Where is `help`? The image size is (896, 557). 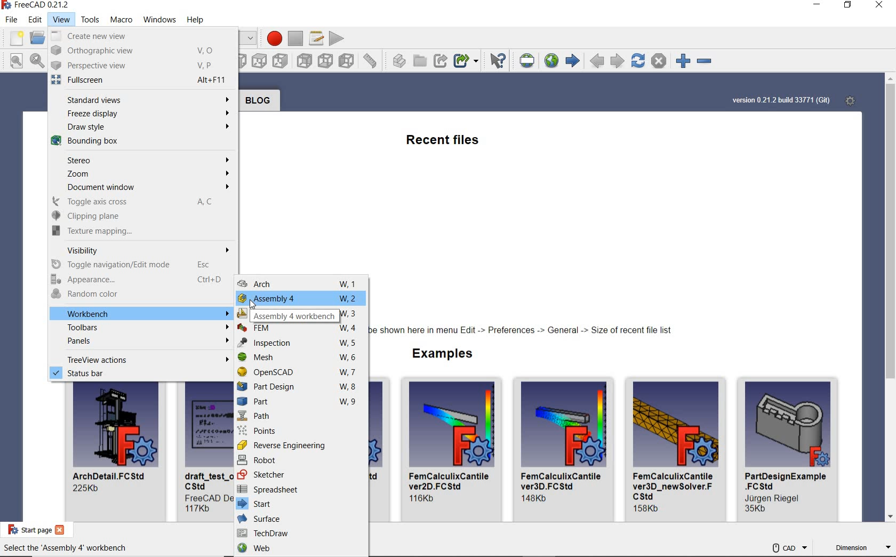
help is located at coordinates (196, 21).